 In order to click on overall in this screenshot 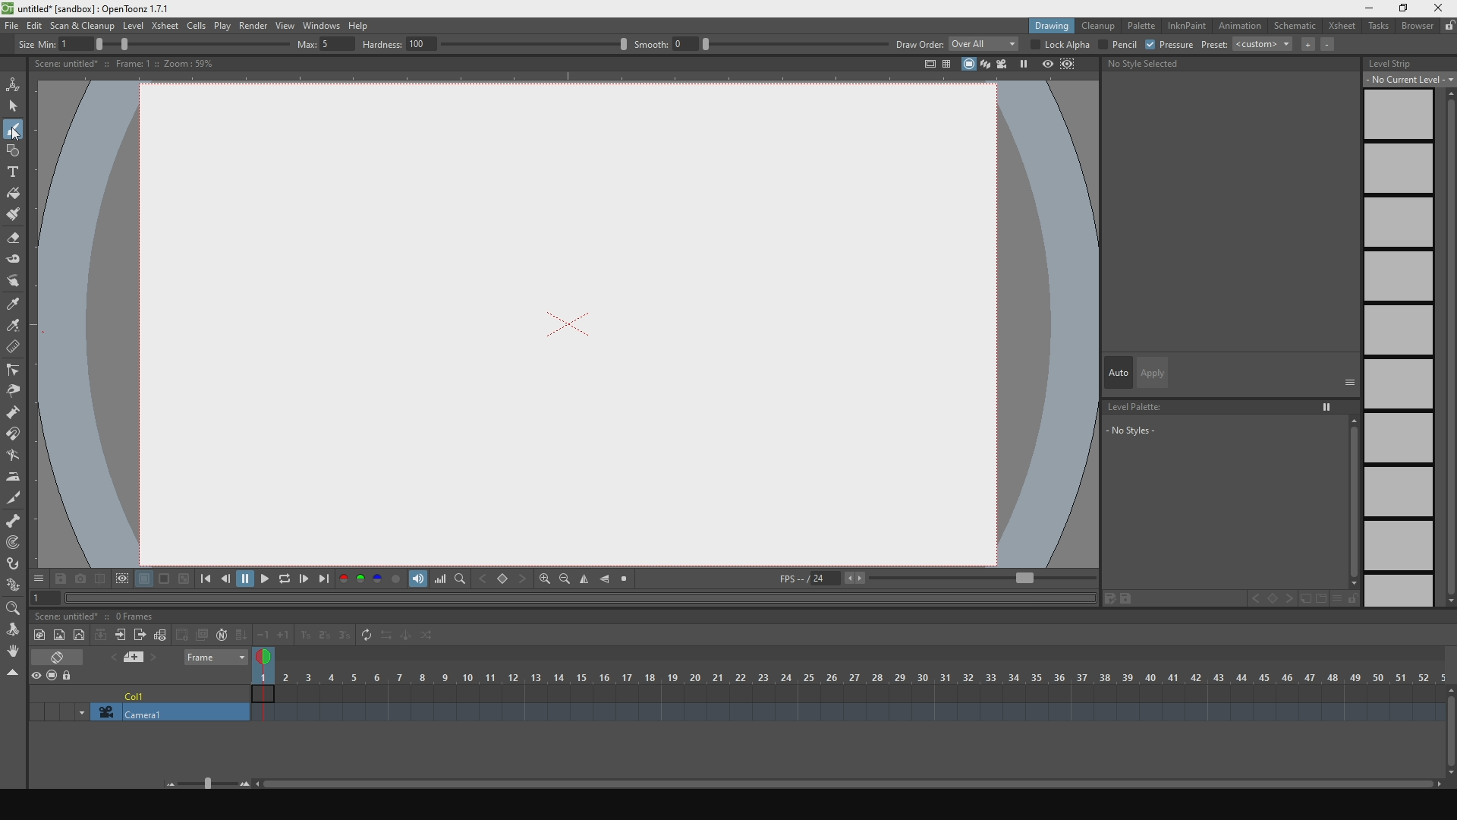, I will do `click(983, 44)`.